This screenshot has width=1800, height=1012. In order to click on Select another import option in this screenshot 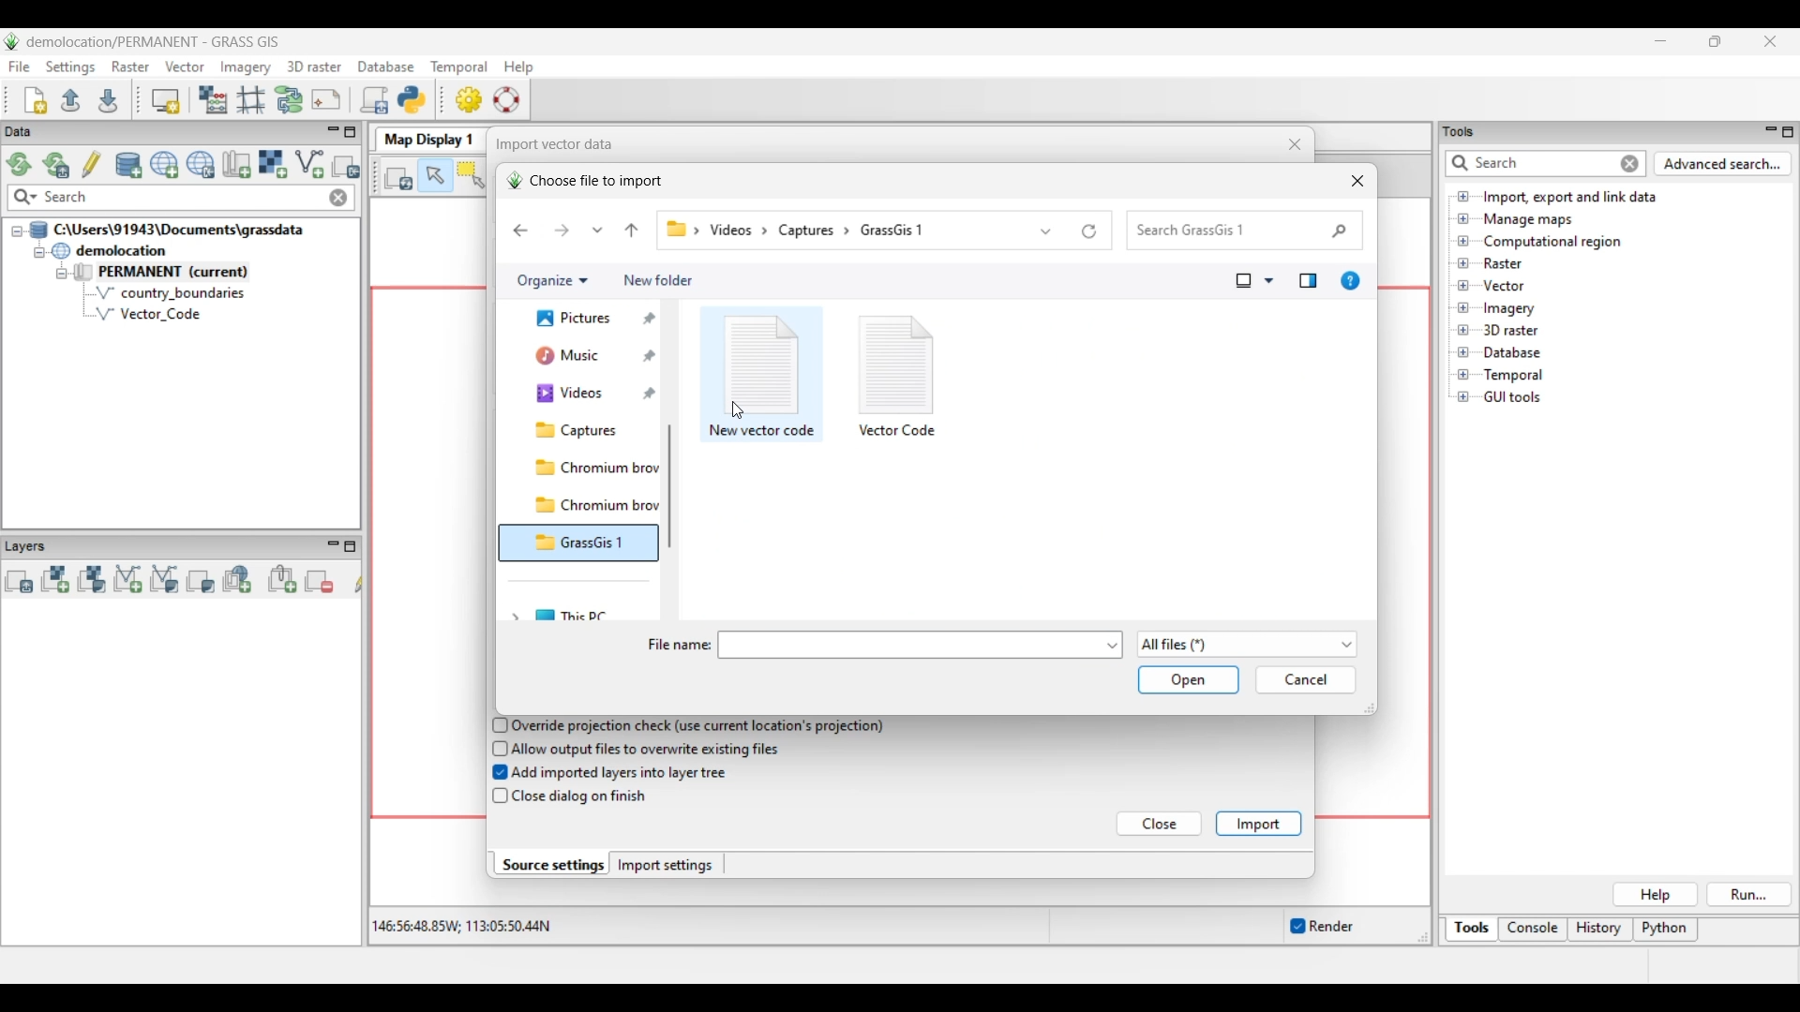, I will do `click(345, 166)`.